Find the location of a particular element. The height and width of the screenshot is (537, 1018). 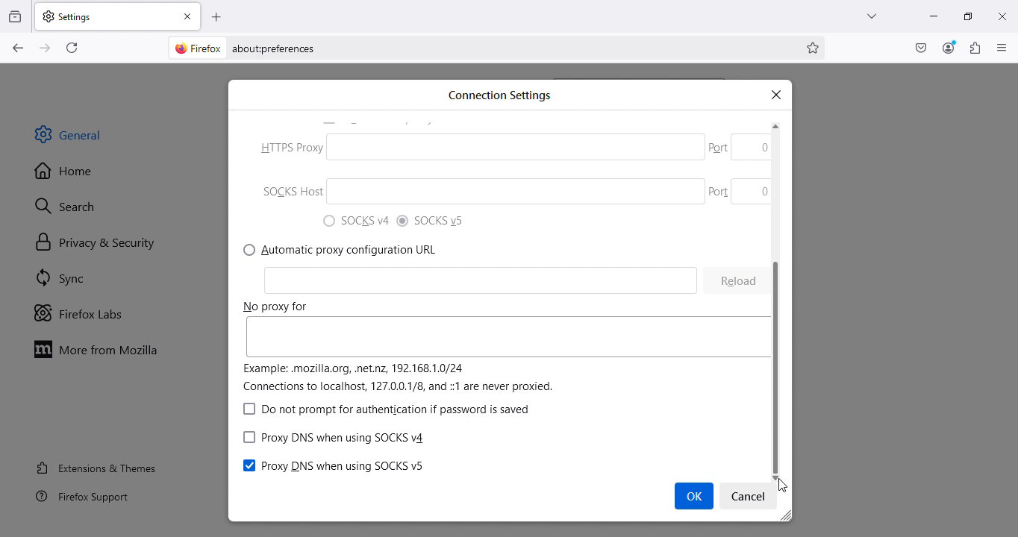

SOCKS Host is located at coordinates (474, 194).